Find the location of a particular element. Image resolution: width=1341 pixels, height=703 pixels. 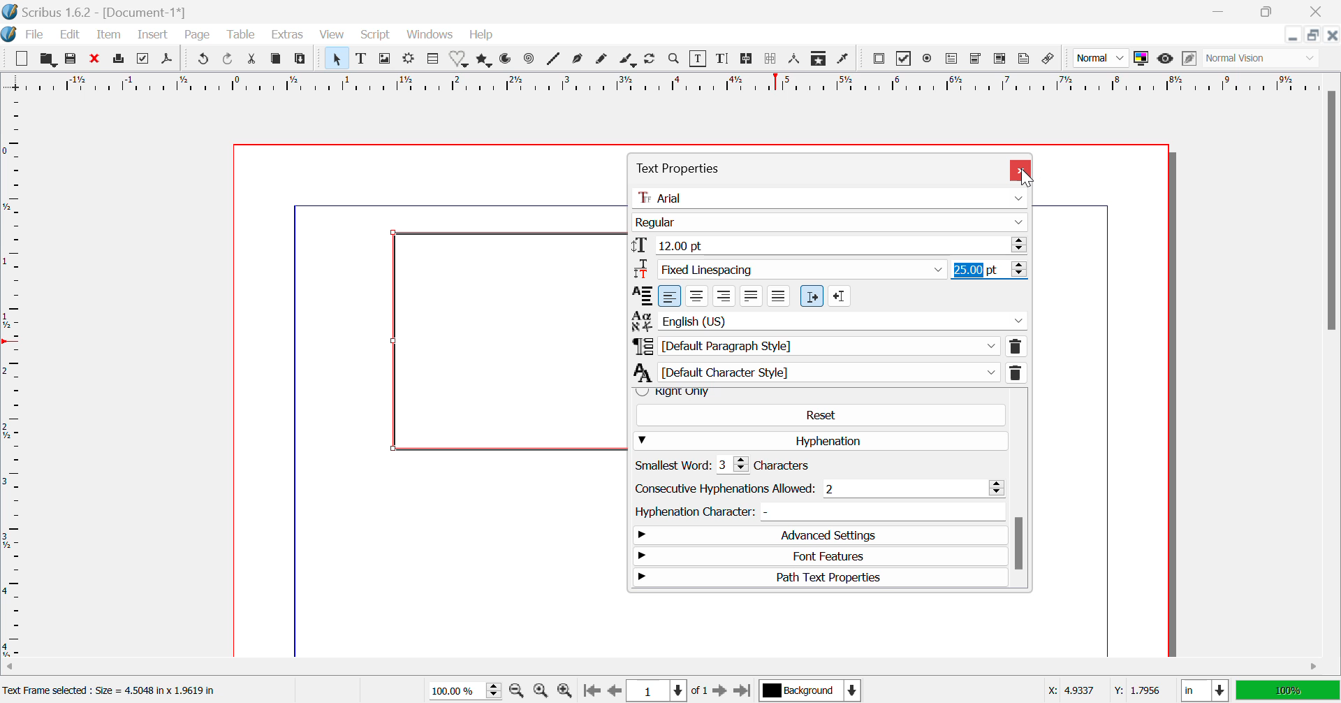

Delink Text Frame is located at coordinates (770, 60).